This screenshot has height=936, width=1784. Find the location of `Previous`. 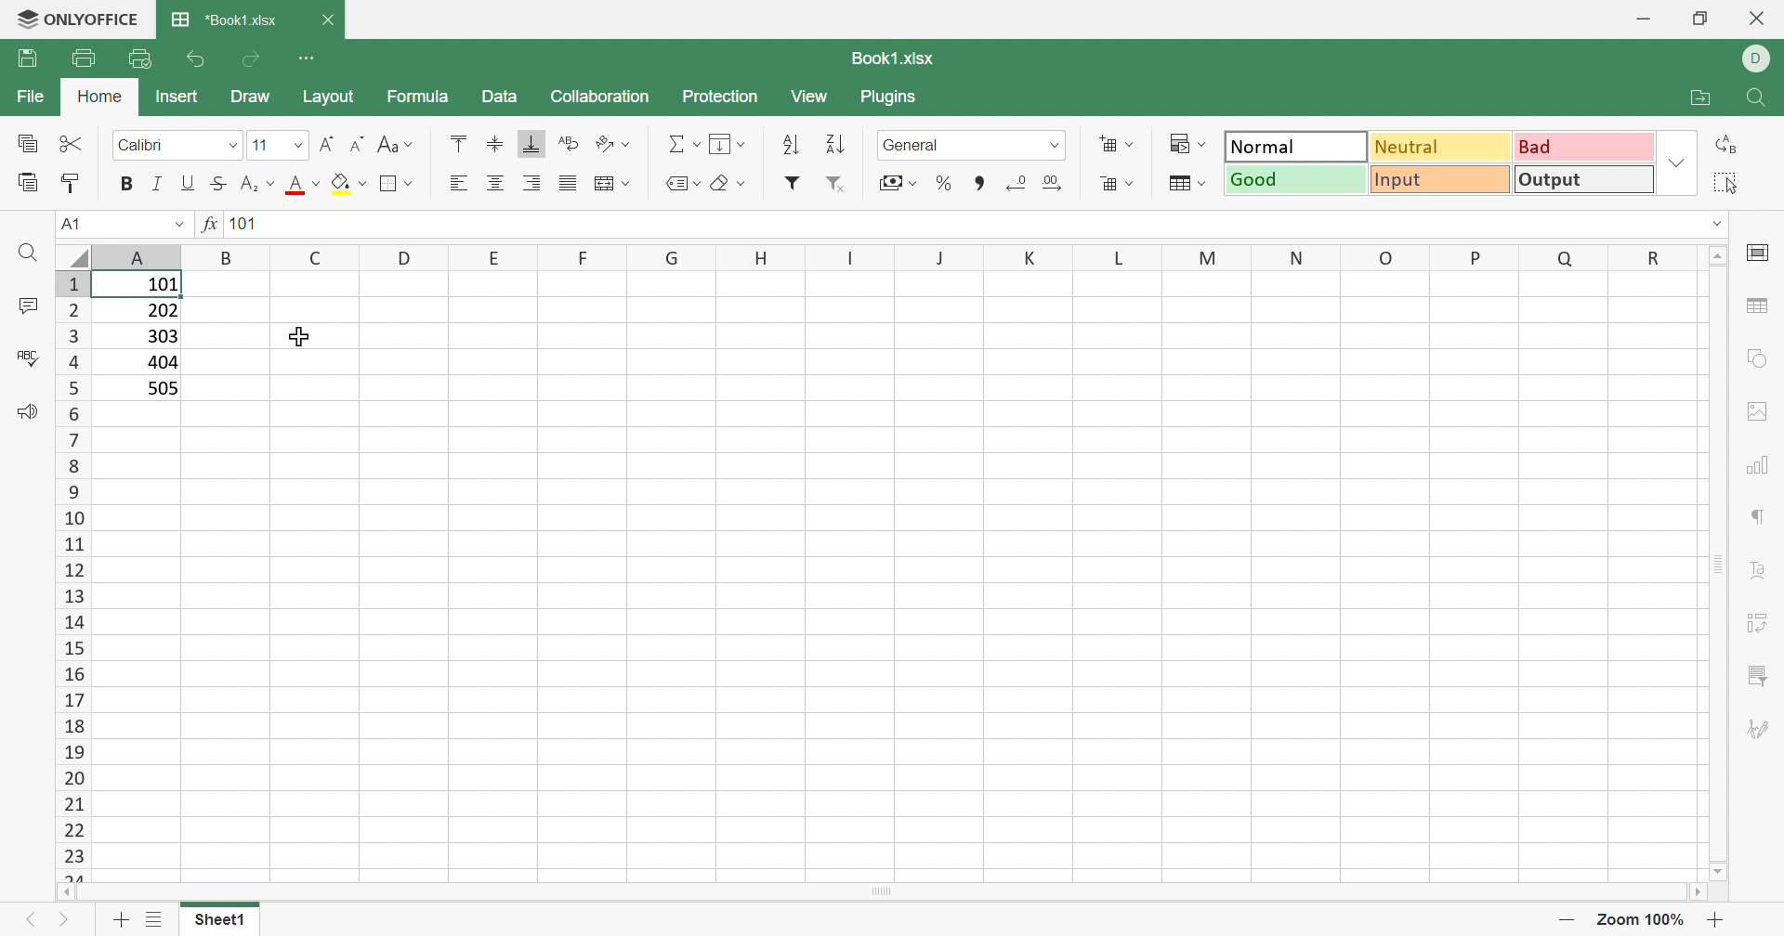

Previous is located at coordinates (27, 918).